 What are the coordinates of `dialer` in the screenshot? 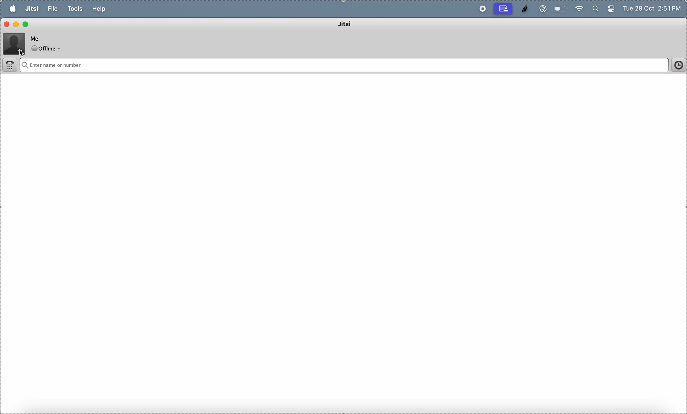 It's located at (11, 66).